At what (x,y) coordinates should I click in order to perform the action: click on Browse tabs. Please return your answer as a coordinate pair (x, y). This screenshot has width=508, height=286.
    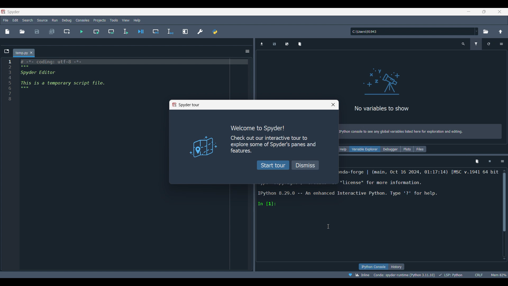
    Looking at the image, I should click on (7, 51).